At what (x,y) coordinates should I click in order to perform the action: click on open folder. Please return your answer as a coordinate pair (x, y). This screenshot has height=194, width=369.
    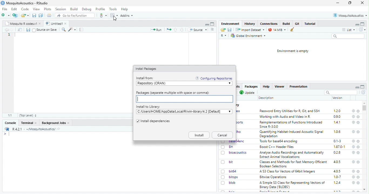
    Looking at the image, I should click on (25, 15).